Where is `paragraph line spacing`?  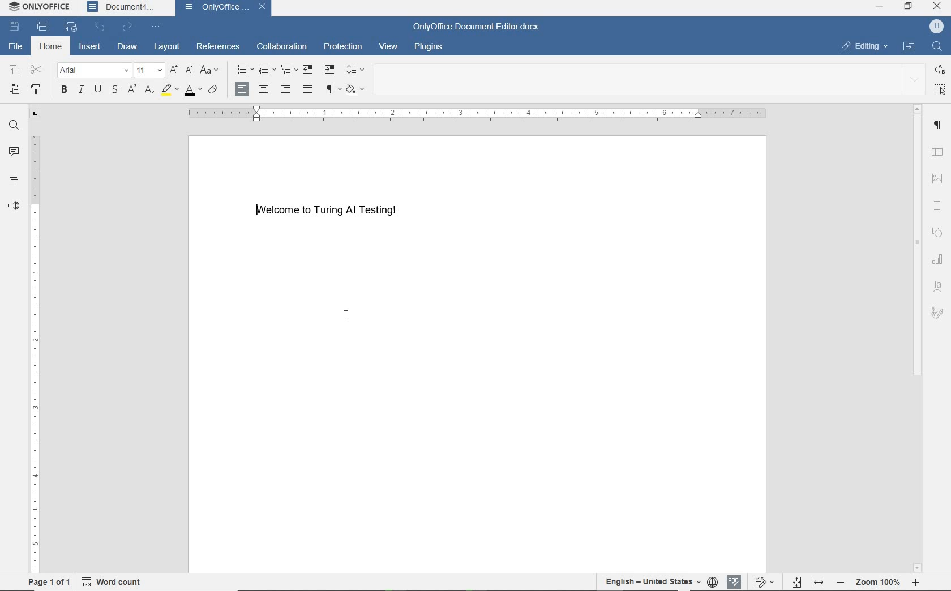
paragraph line spacing is located at coordinates (355, 70).